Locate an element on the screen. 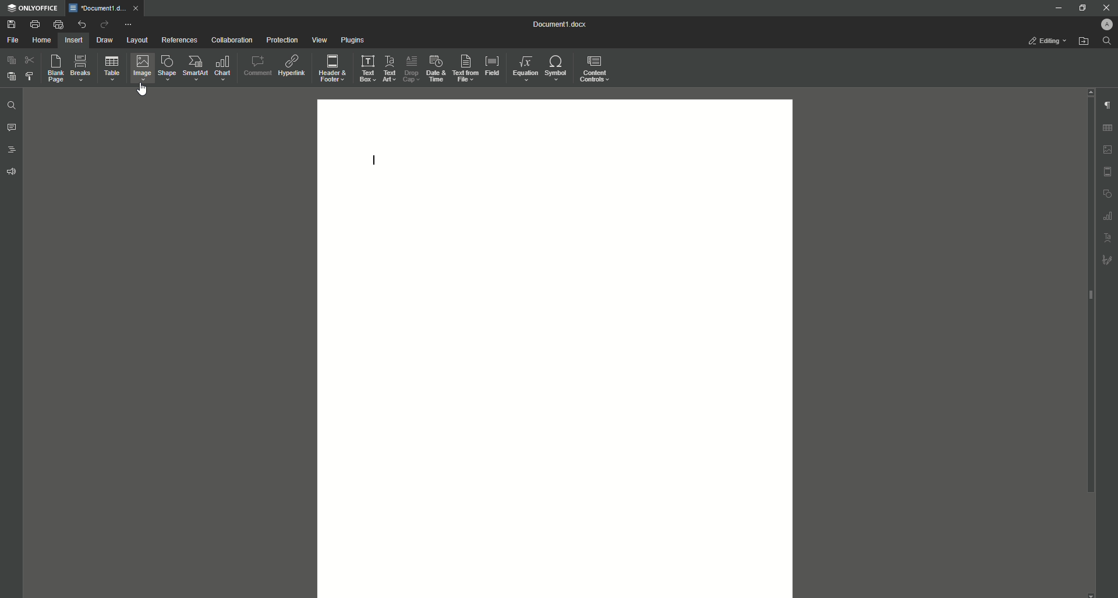 The height and width of the screenshot is (598, 1118). ONLYOFFICE is located at coordinates (32, 9).